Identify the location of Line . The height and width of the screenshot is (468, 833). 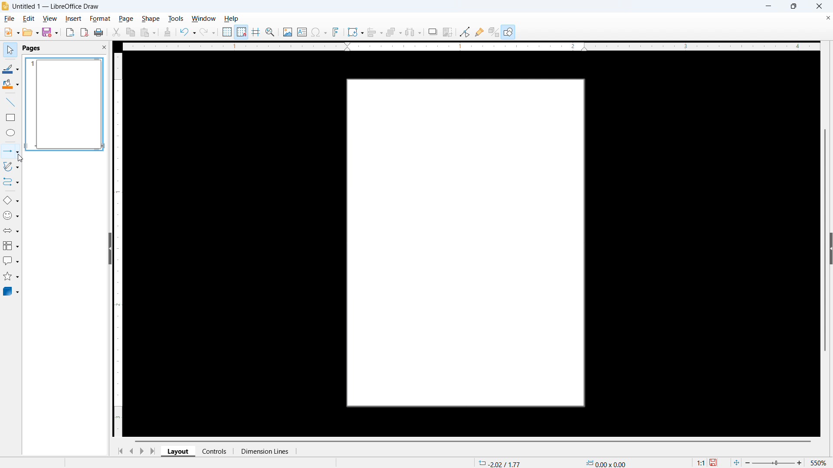
(11, 103).